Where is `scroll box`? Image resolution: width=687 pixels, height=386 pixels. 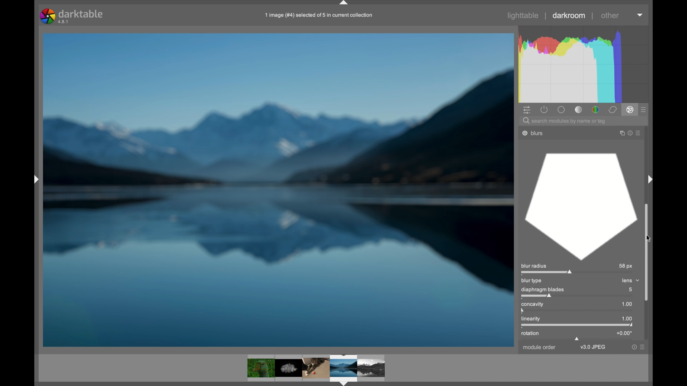
scroll box is located at coordinates (648, 253).